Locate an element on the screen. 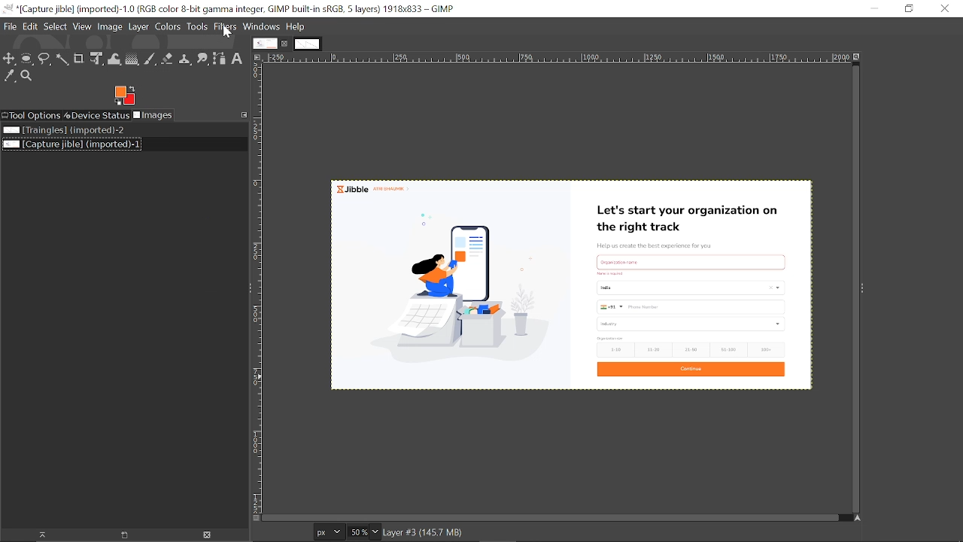 This screenshot has height=542, width=963. Vertical label is located at coordinates (257, 288).